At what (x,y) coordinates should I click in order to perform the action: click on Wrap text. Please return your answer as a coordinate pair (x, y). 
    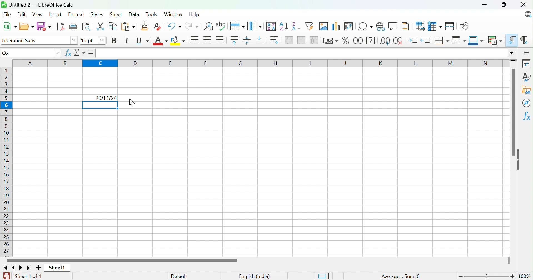
    Looking at the image, I should click on (276, 41).